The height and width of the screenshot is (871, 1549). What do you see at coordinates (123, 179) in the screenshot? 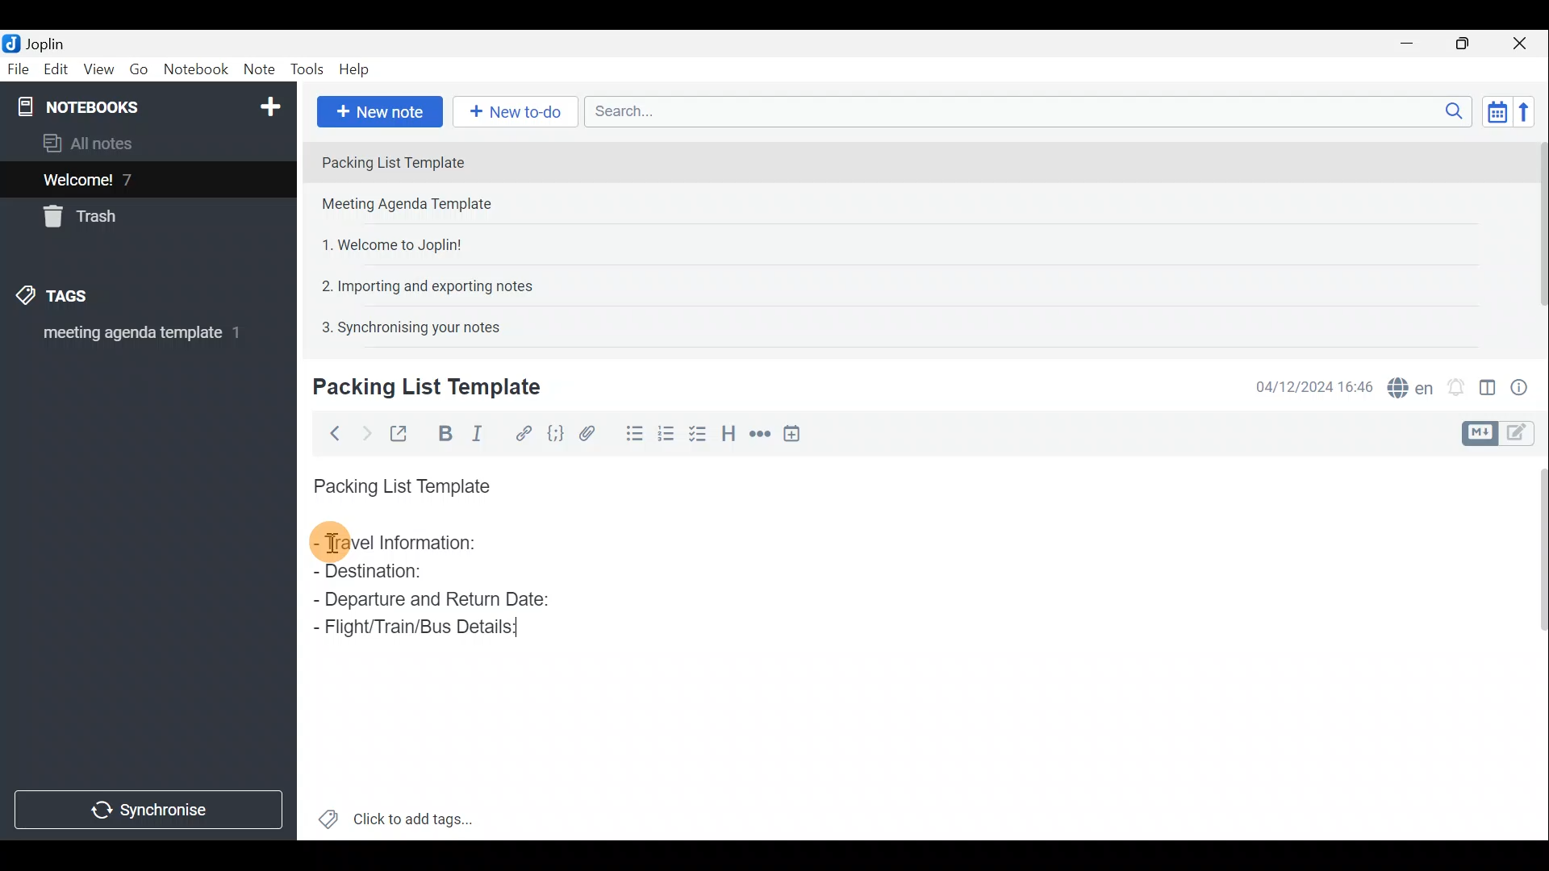
I see `Welcome` at bounding box center [123, 179].